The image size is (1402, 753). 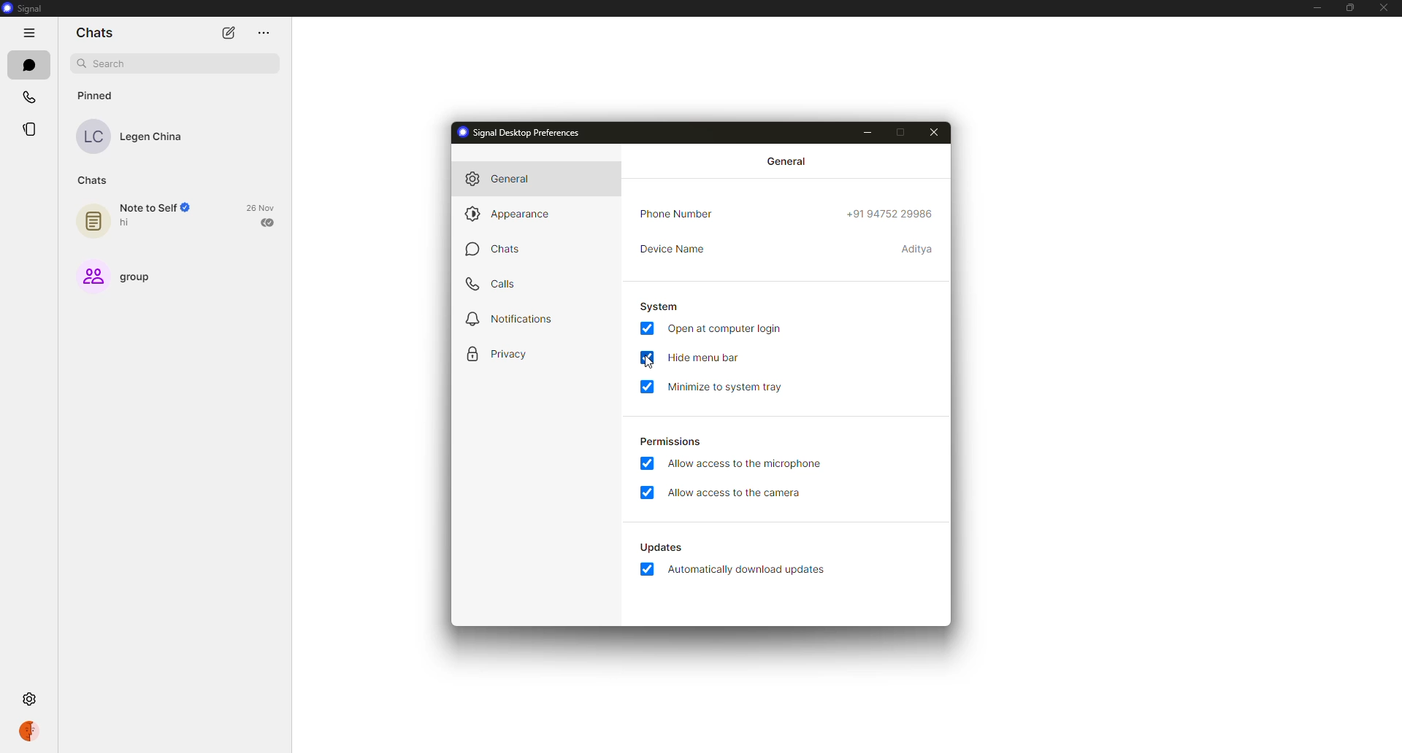 What do you see at coordinates (228, 34) in the screenshot?
I see `new chat` at bounding box center [228, 34].